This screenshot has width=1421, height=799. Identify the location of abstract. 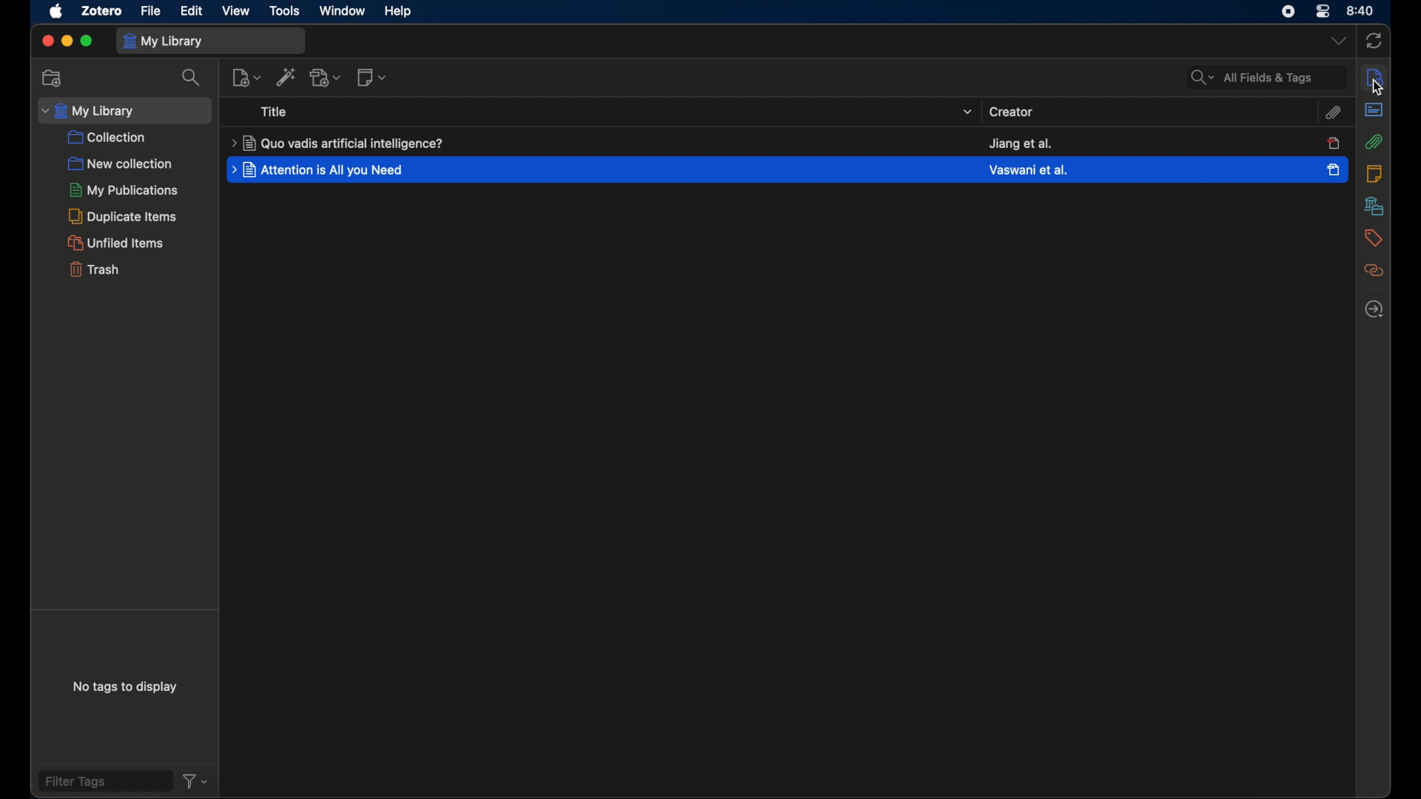
(1374, 109).